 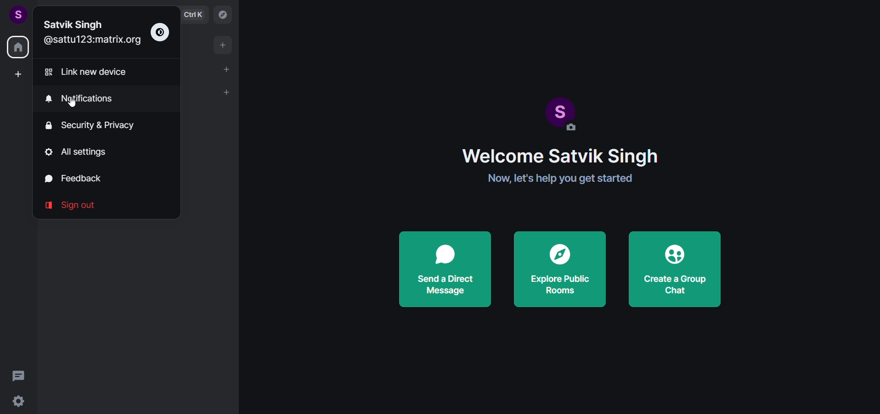 What do you see at coordinates (162, 33) in the screenshot?
I see `theme` at bounding box center [162, 33].